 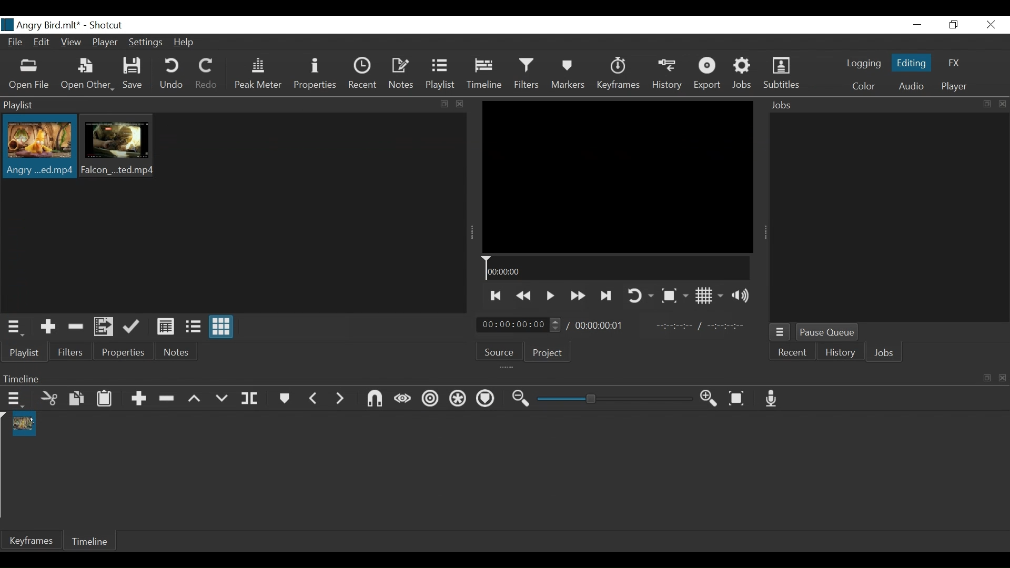 What do you see at coordinates (569, 75) in the screenshot?
I see `Markers` at bounding box center [569, 75].